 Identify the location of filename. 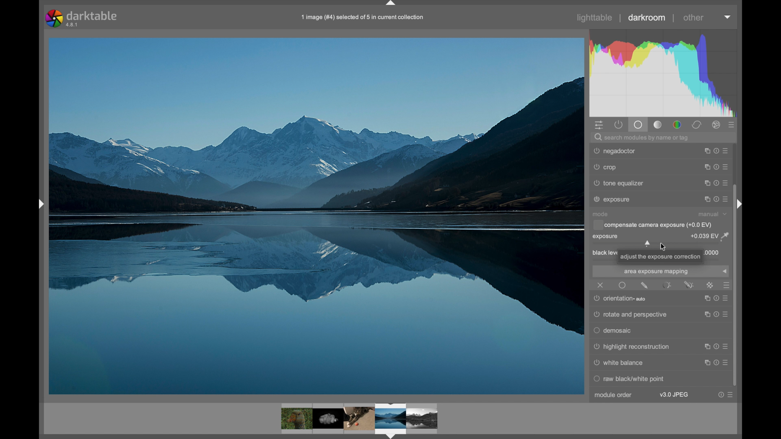
(363, 17).